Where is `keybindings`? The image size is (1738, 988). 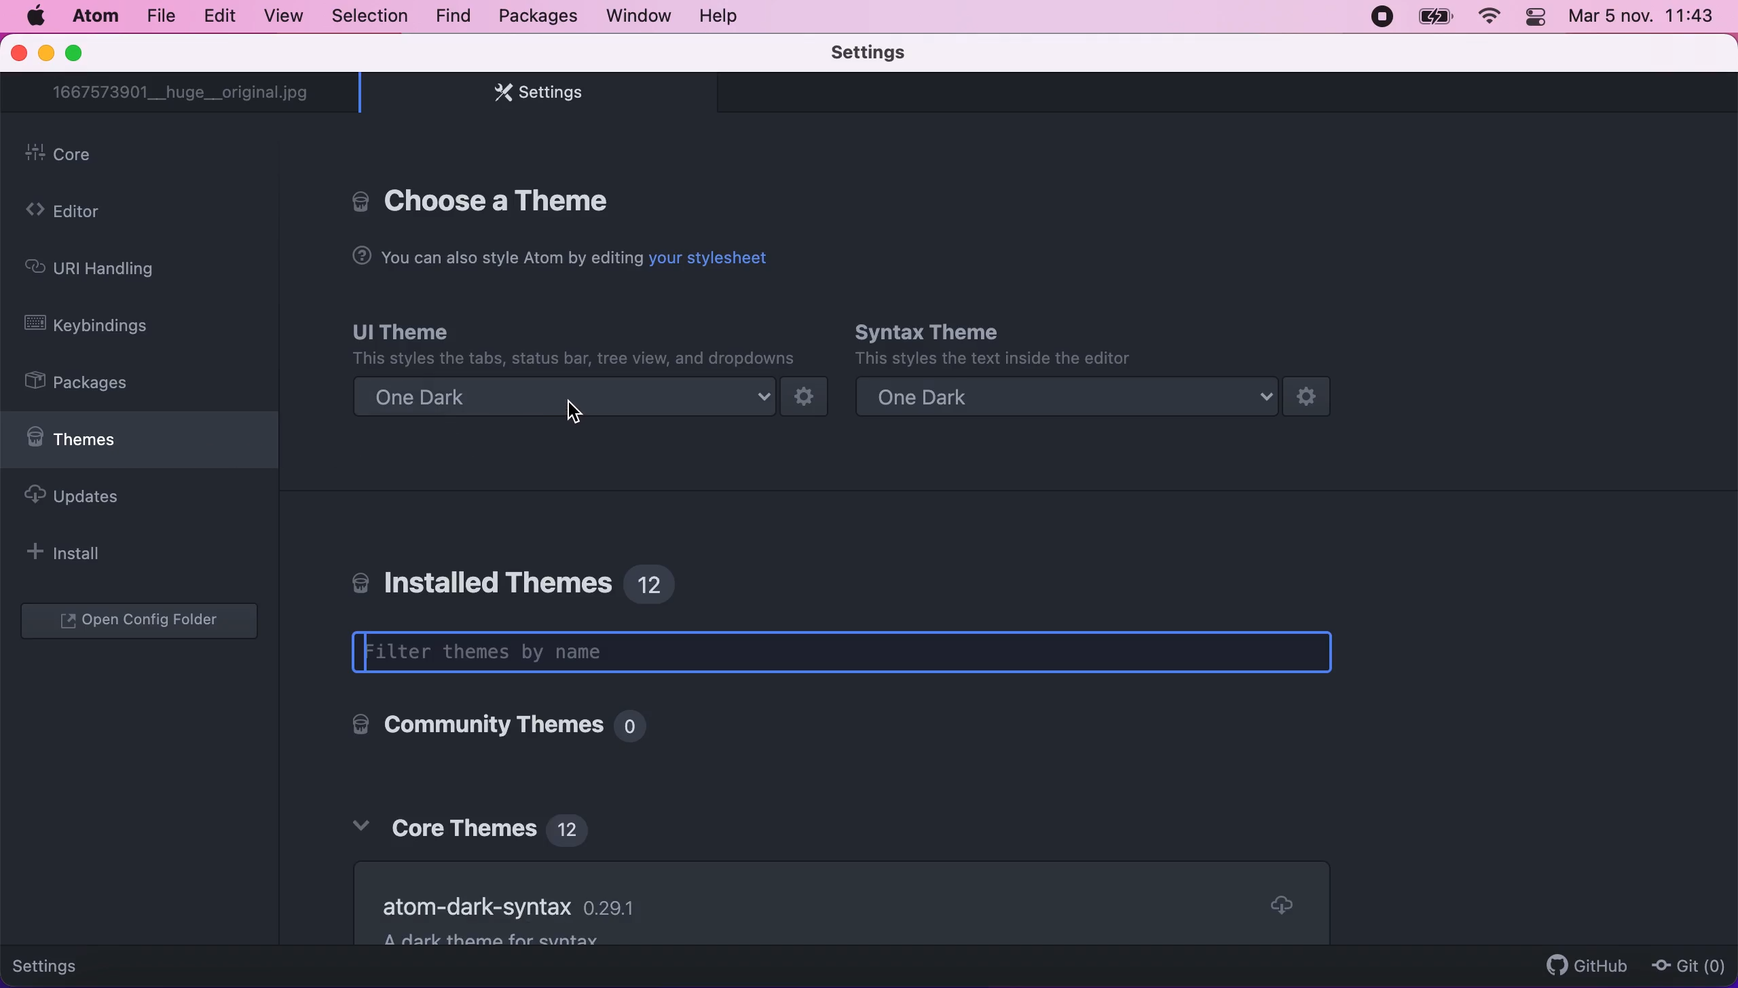 keybindings is located at coordinates (105, 326).